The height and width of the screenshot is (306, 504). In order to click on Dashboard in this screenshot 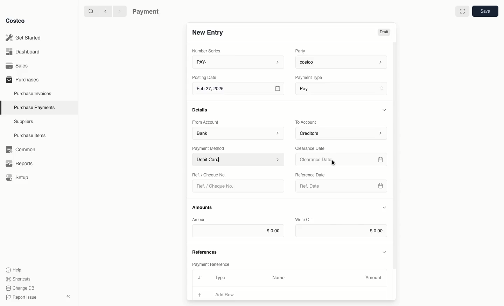, I will do `click(25, 51)`.